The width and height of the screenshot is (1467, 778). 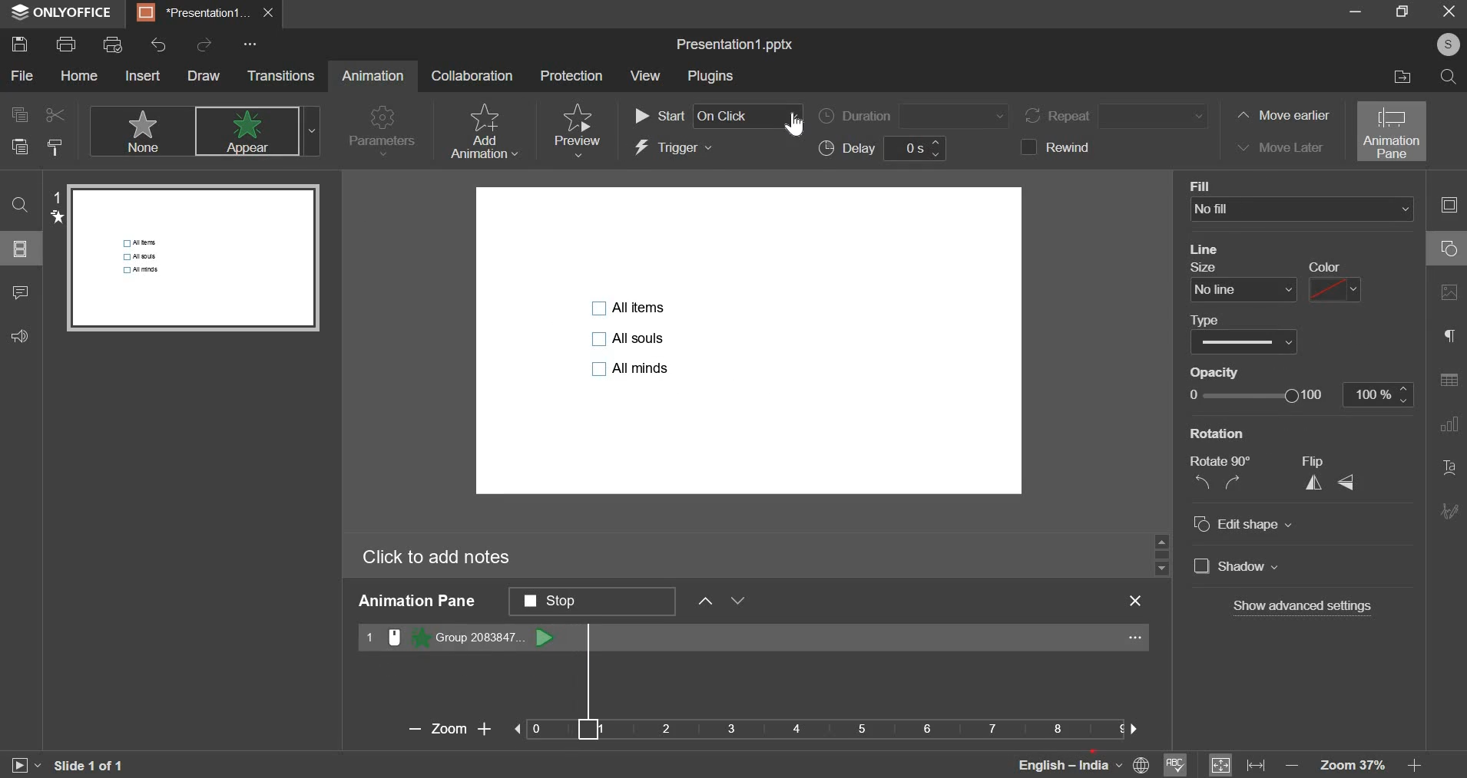 What do you see at coordinates (1302, 606) in the screenshot?
I see `Show advanced settings` at bounding box center [1302, 606].